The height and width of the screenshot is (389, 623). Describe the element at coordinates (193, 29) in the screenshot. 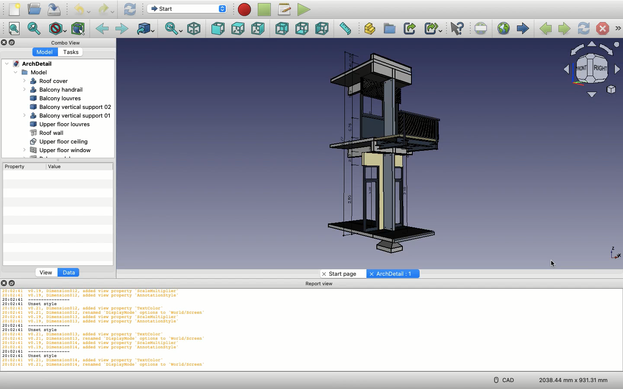

I see `Isometric` at that location.